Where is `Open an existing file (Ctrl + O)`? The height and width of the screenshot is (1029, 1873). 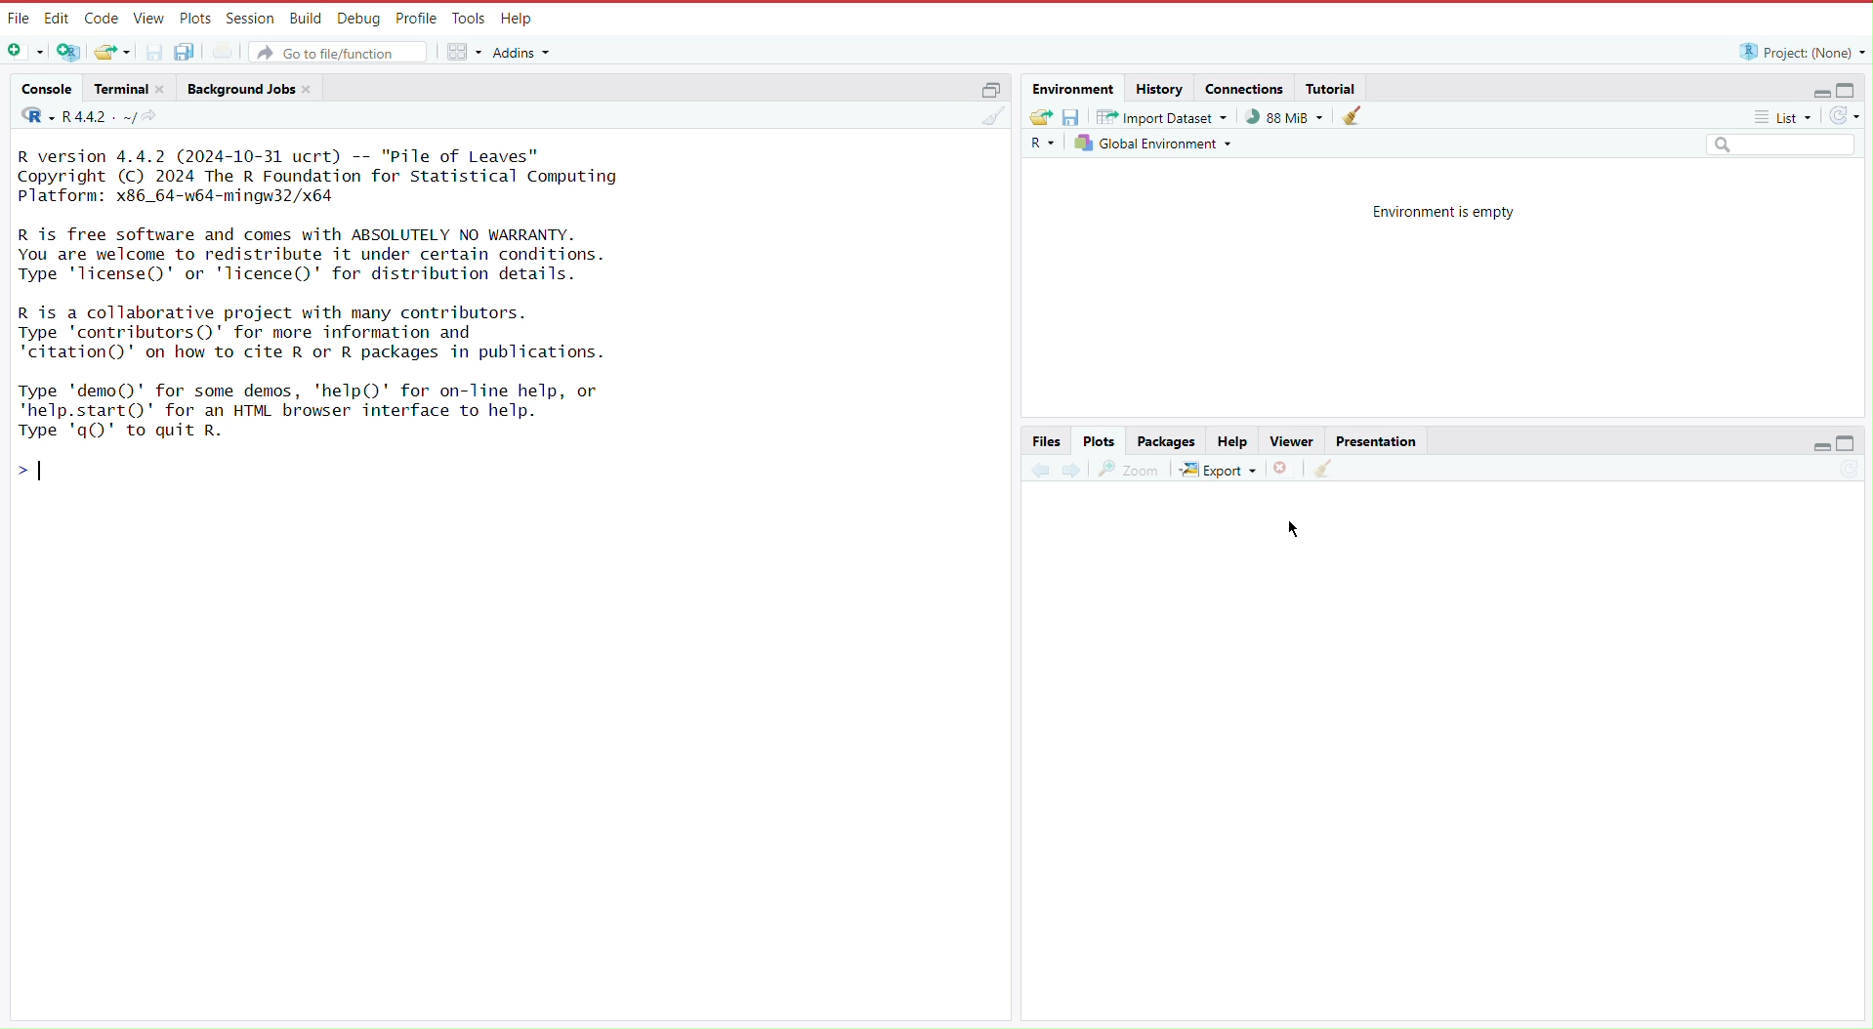 Open an existing file (Ctrl + O) is located at coordinates (111, 51).